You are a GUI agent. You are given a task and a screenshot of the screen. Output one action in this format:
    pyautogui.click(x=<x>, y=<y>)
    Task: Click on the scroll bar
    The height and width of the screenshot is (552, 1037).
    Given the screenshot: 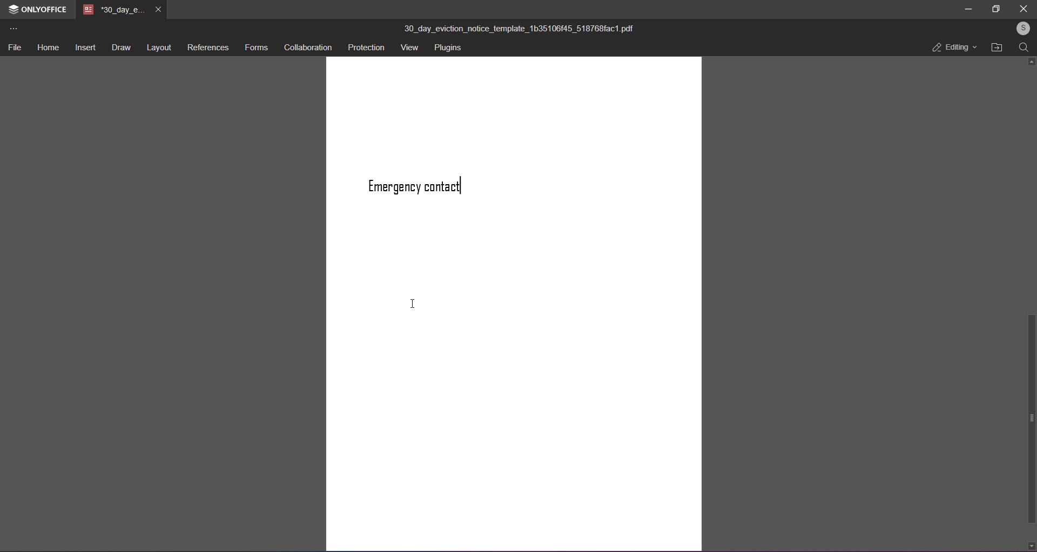 What is the action you would take?
    pyautogui.click(x=1030, y=419)
    